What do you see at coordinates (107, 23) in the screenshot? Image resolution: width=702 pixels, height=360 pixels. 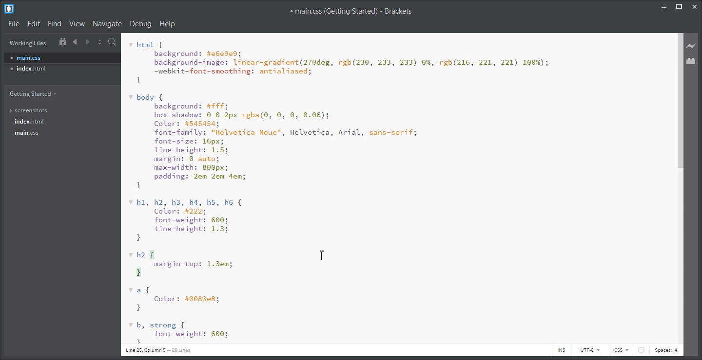 I see `Navigate` at bounding box center [107, 23].